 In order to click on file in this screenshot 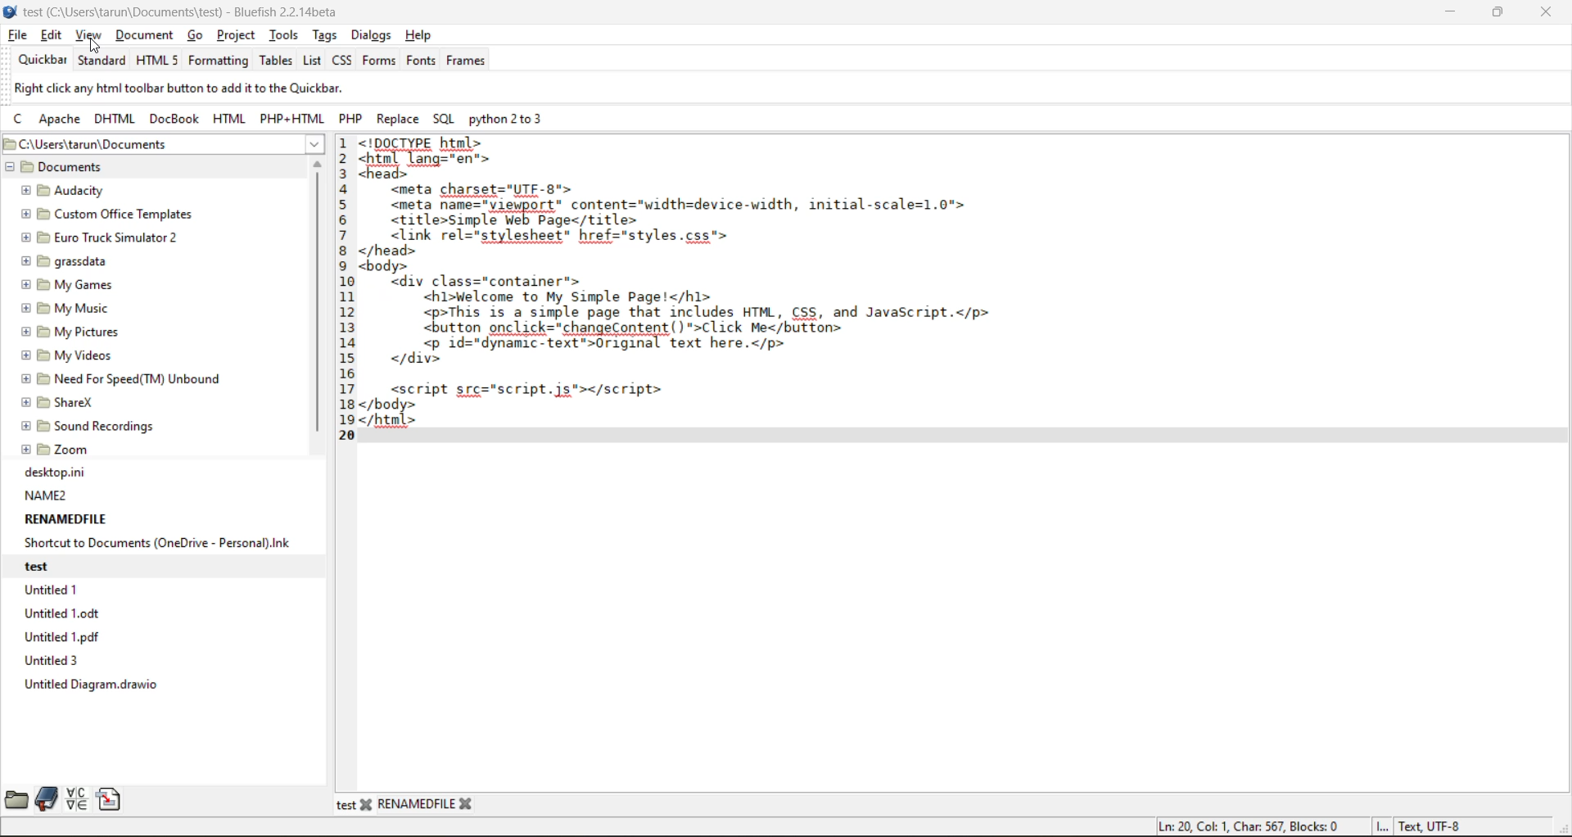, I will do `click(17, 35)`.